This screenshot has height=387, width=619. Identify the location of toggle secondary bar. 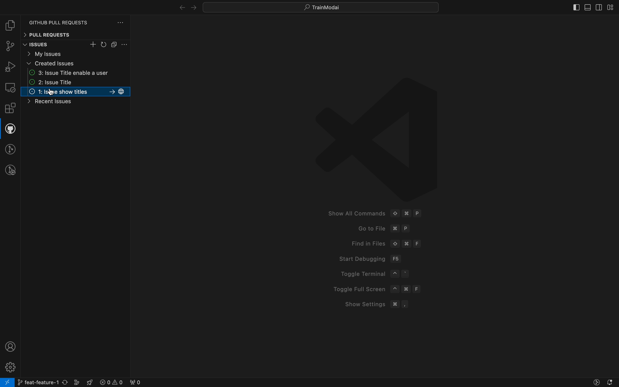
(598, 7).